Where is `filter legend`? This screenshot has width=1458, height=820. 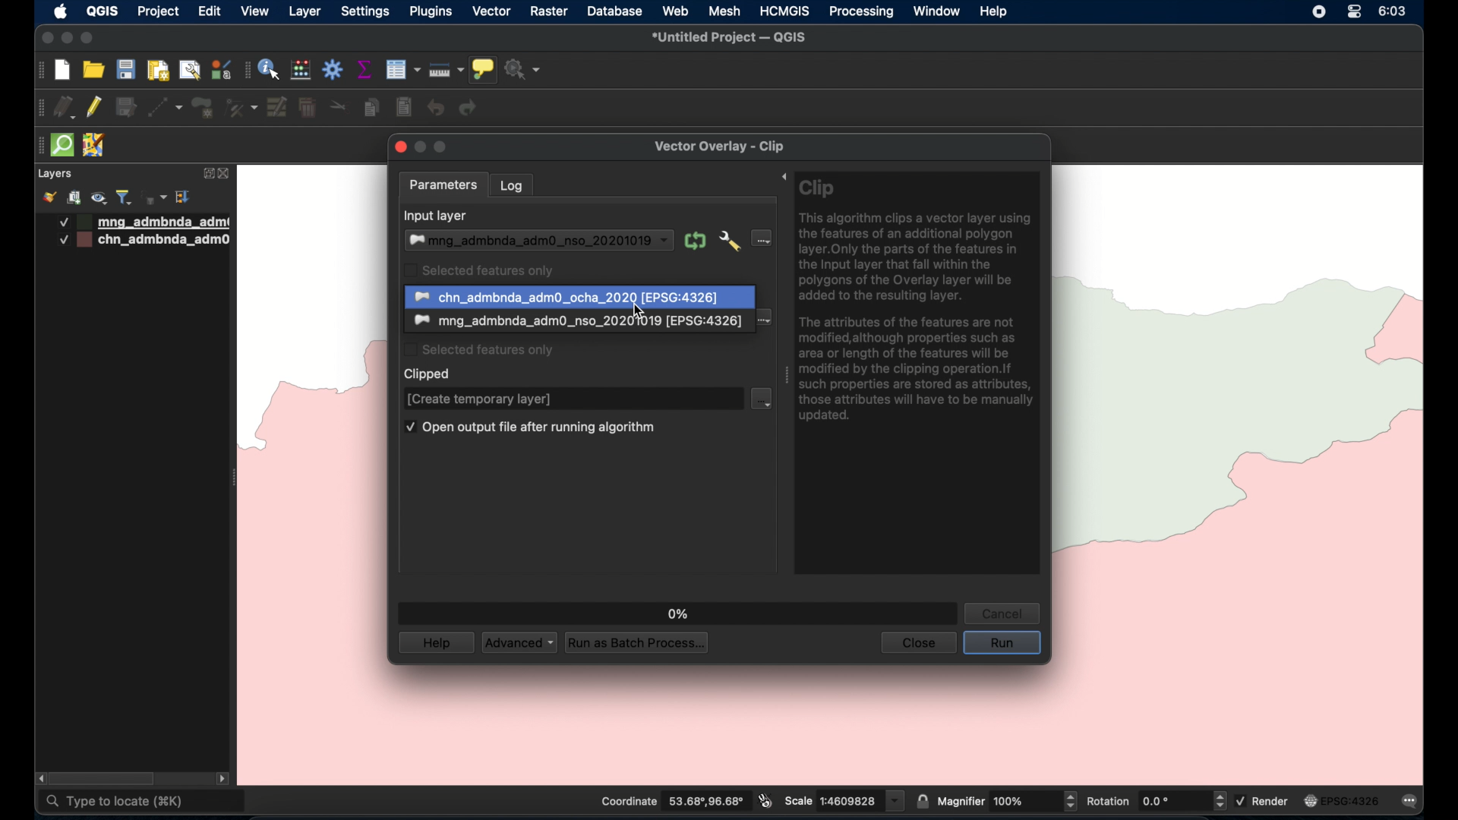 filter legend is located at coordinates (125, 197).